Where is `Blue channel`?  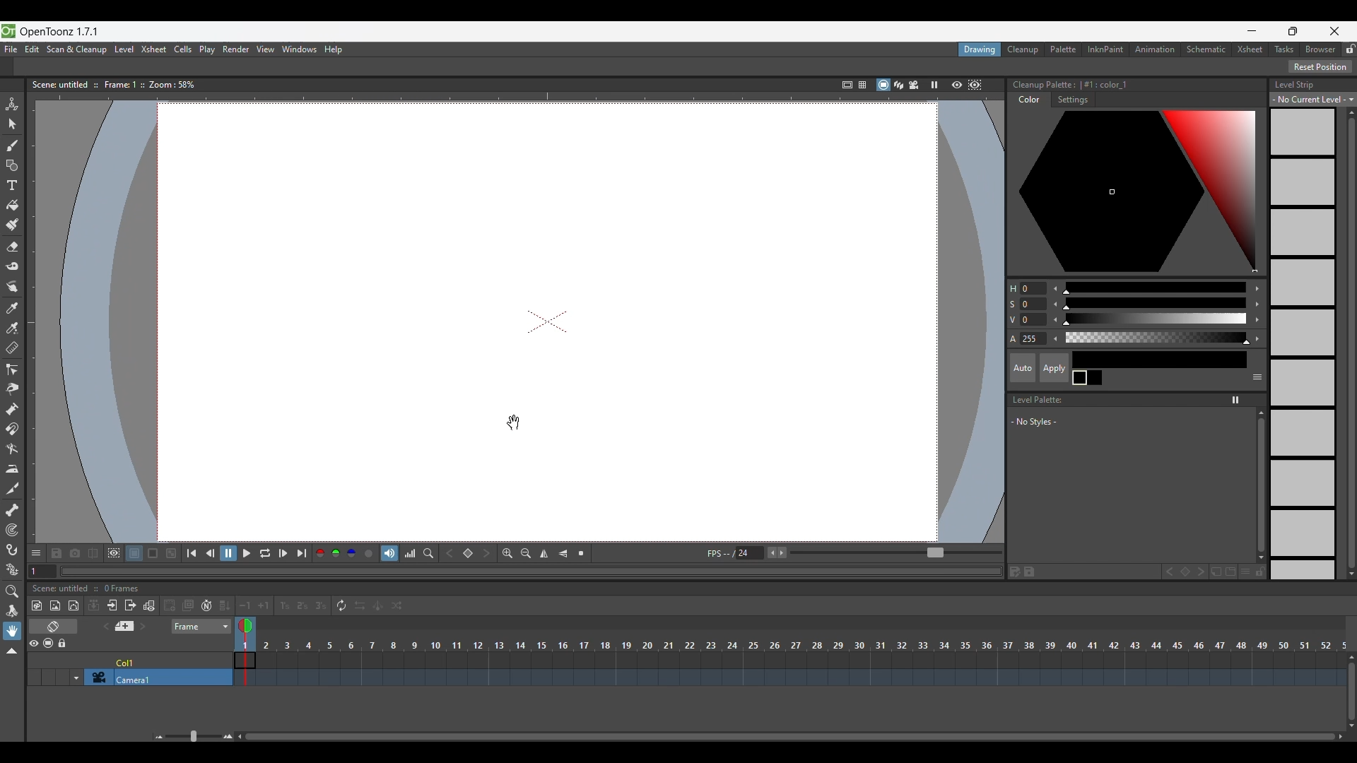 Blue channel is located at coordinates (351, 551).